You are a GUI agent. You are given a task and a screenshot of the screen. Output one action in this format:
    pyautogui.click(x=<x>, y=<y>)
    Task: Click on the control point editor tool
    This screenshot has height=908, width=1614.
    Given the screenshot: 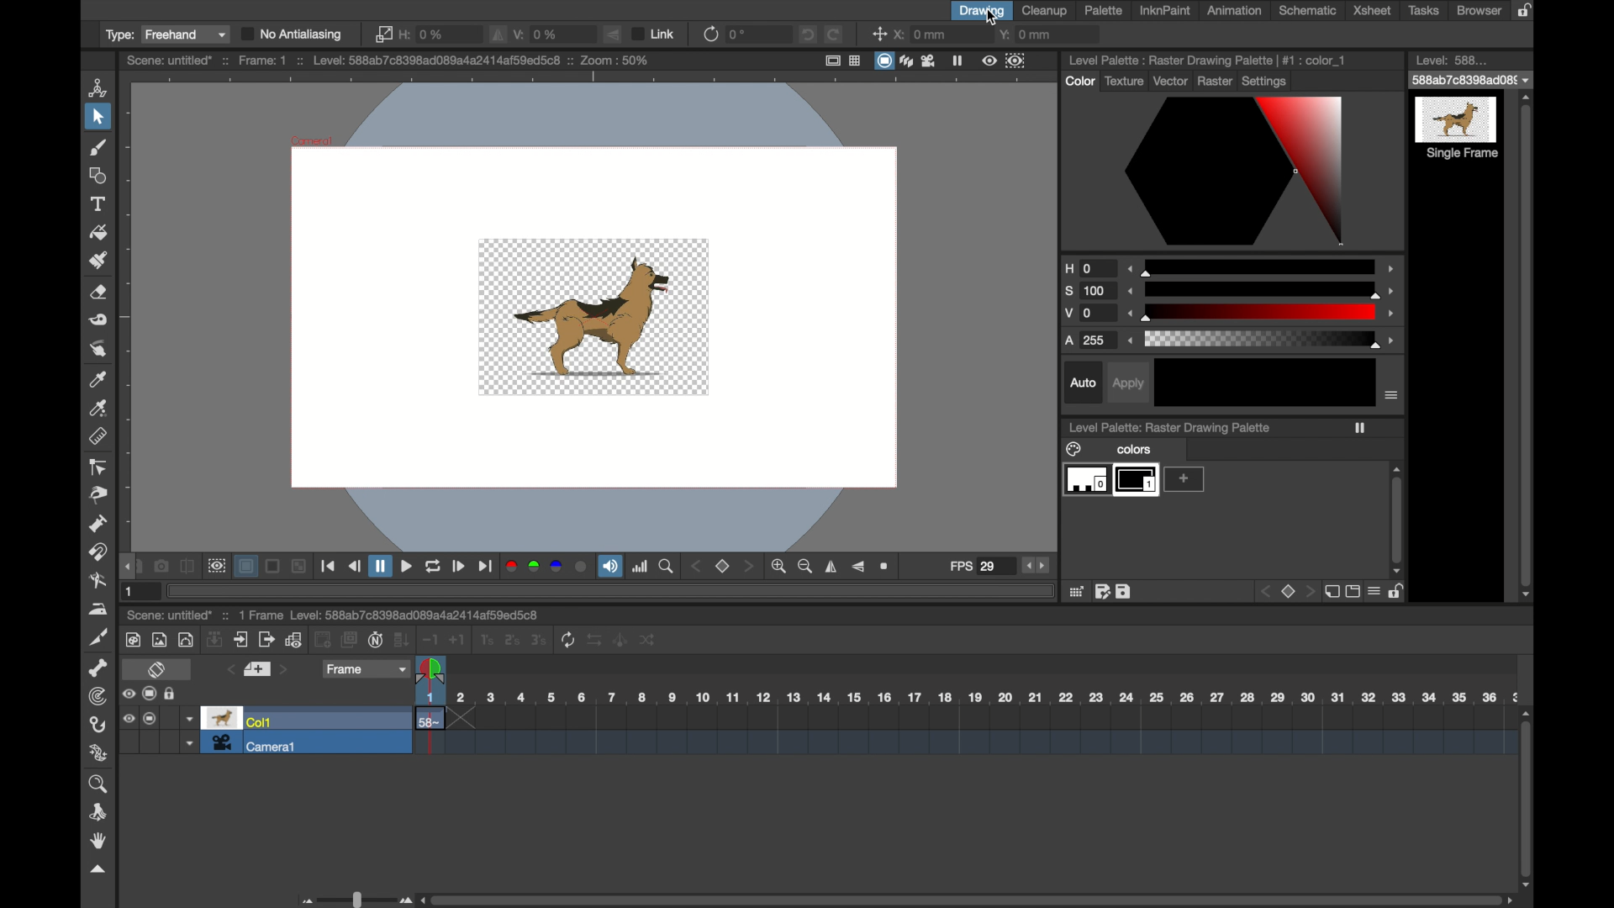 What is the action you would take?
    pyautogui.click(x=97, y=467)
    